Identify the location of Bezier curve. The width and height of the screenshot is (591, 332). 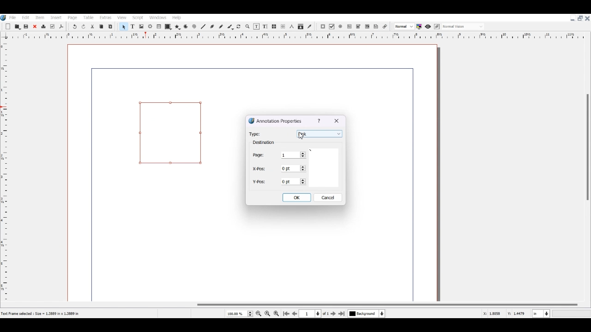
(212, 26).